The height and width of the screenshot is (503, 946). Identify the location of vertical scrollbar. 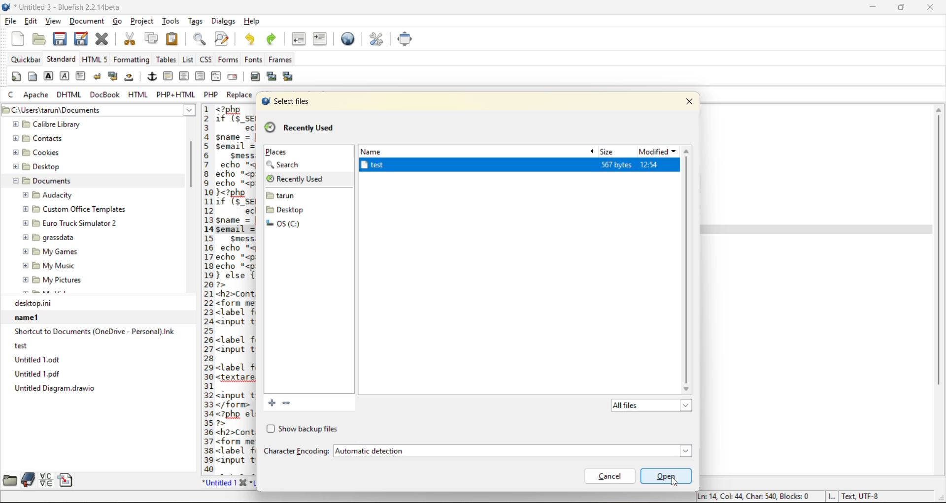
(939, 289).